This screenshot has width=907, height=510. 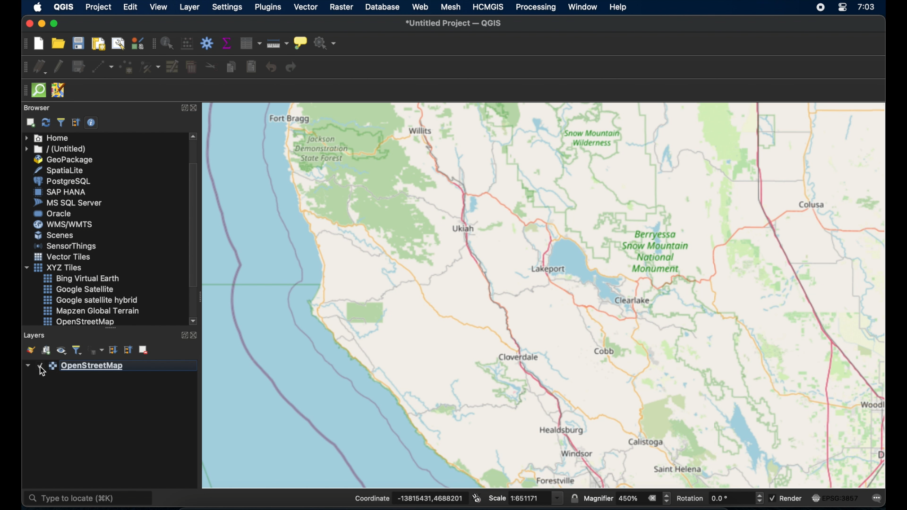 I want to click on JOSM remote, so click(x=59, y=90).